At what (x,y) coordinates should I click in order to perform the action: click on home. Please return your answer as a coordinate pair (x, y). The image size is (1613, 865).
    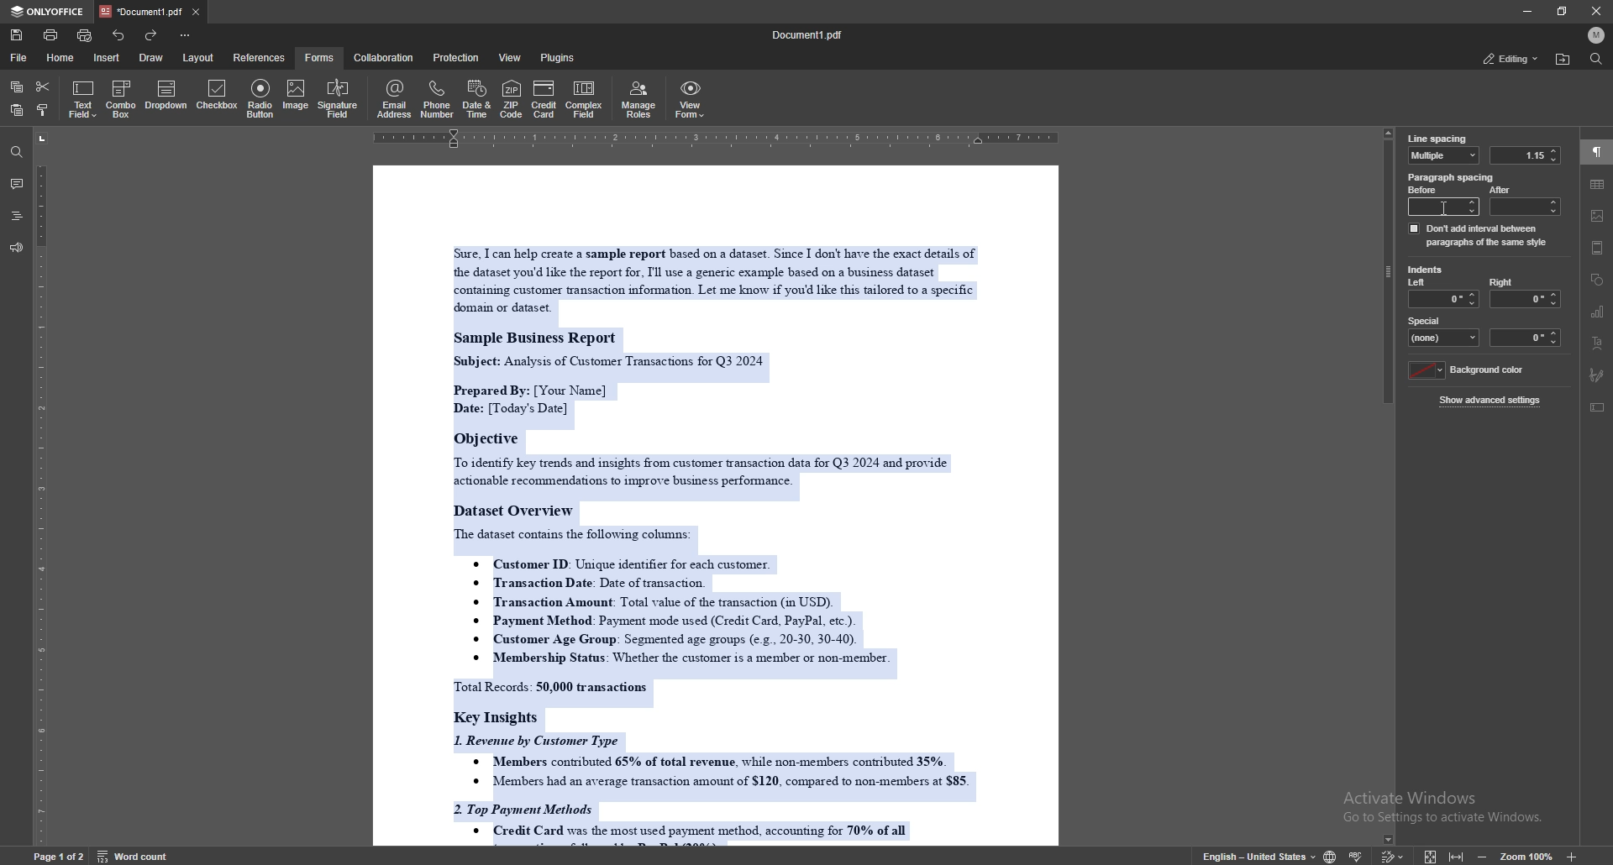
    Looking at the image, I should click on (63, 58).